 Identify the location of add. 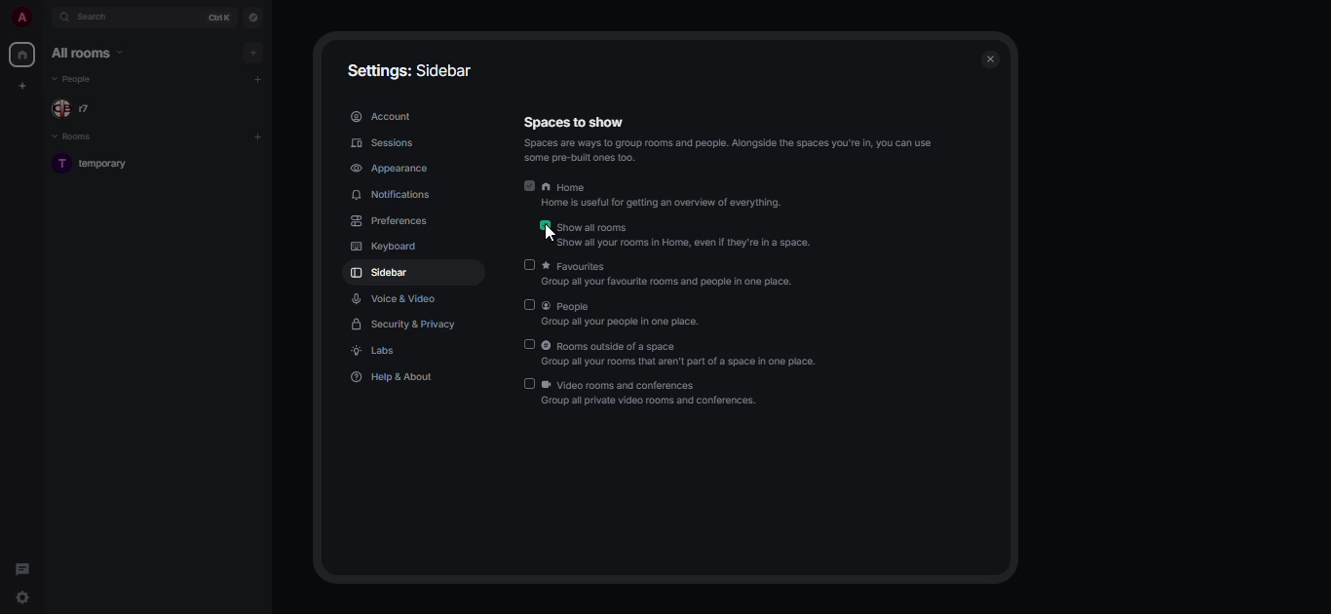
(251, 53).